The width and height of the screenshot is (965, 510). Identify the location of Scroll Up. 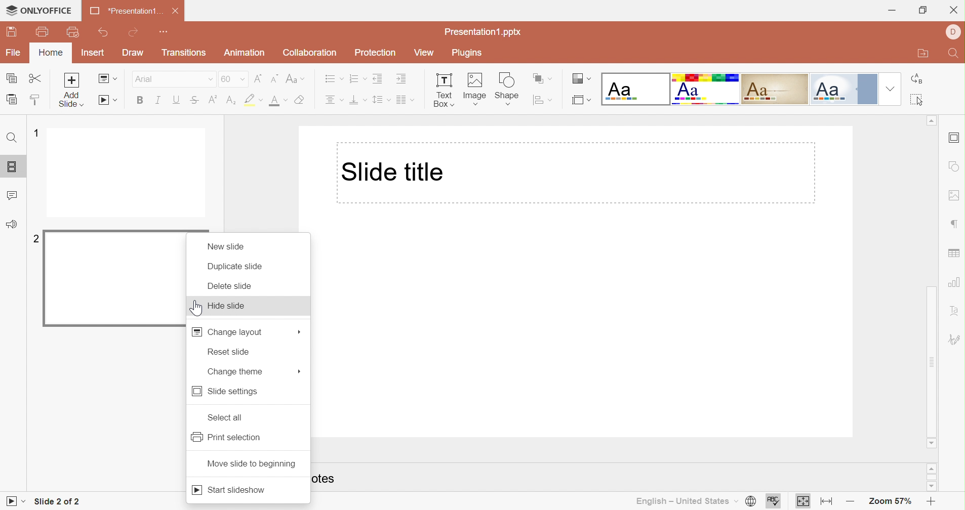
(931, 121).